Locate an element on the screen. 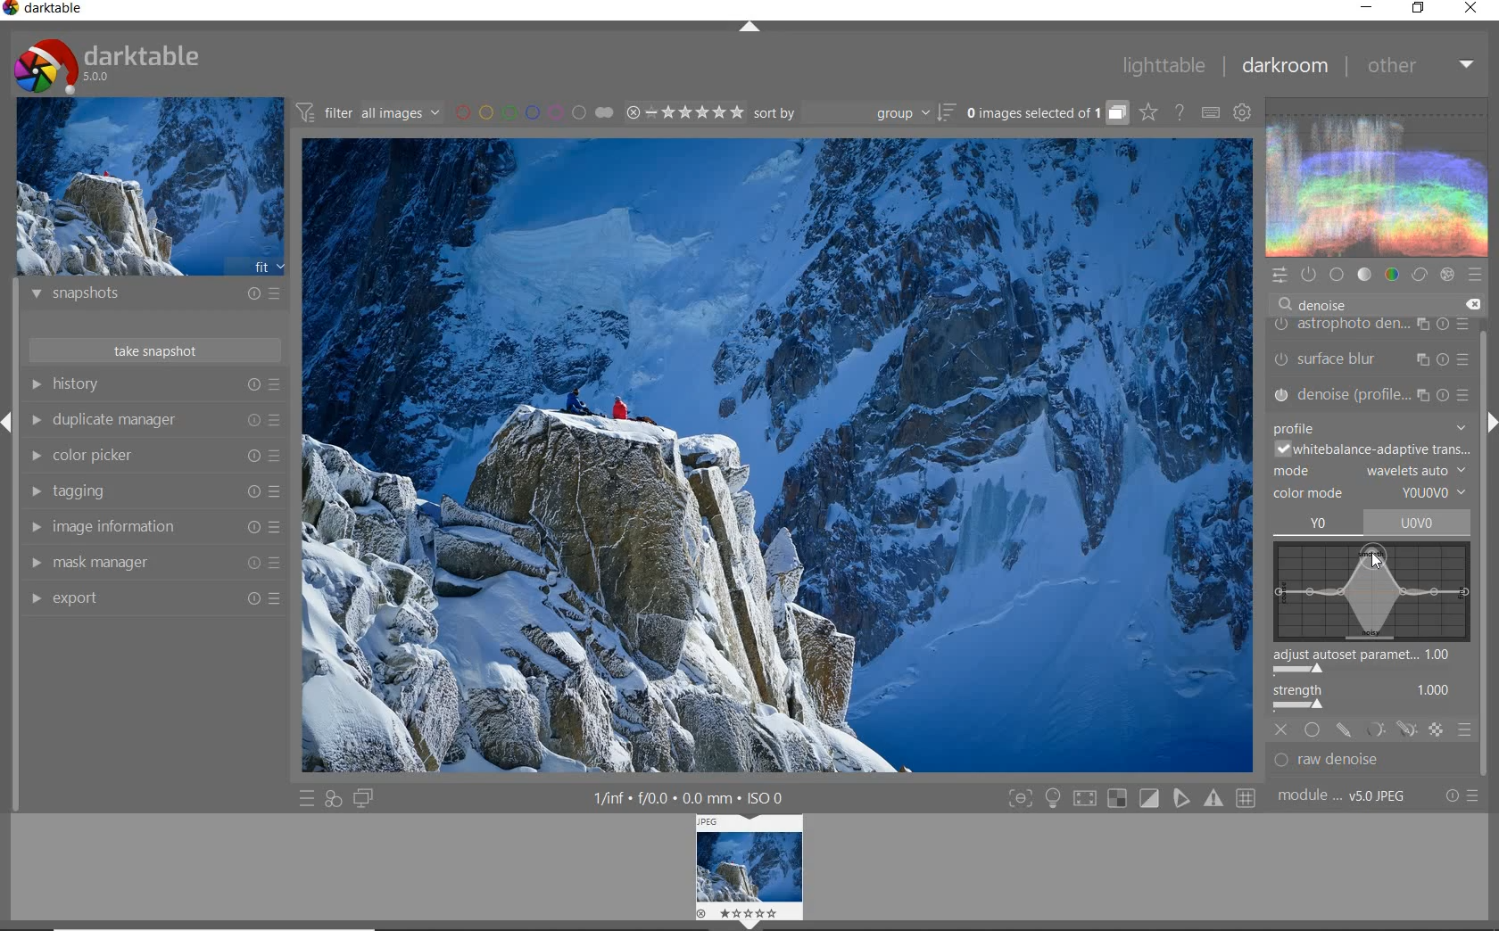  take snapshot is located at coordinates (158, 350).